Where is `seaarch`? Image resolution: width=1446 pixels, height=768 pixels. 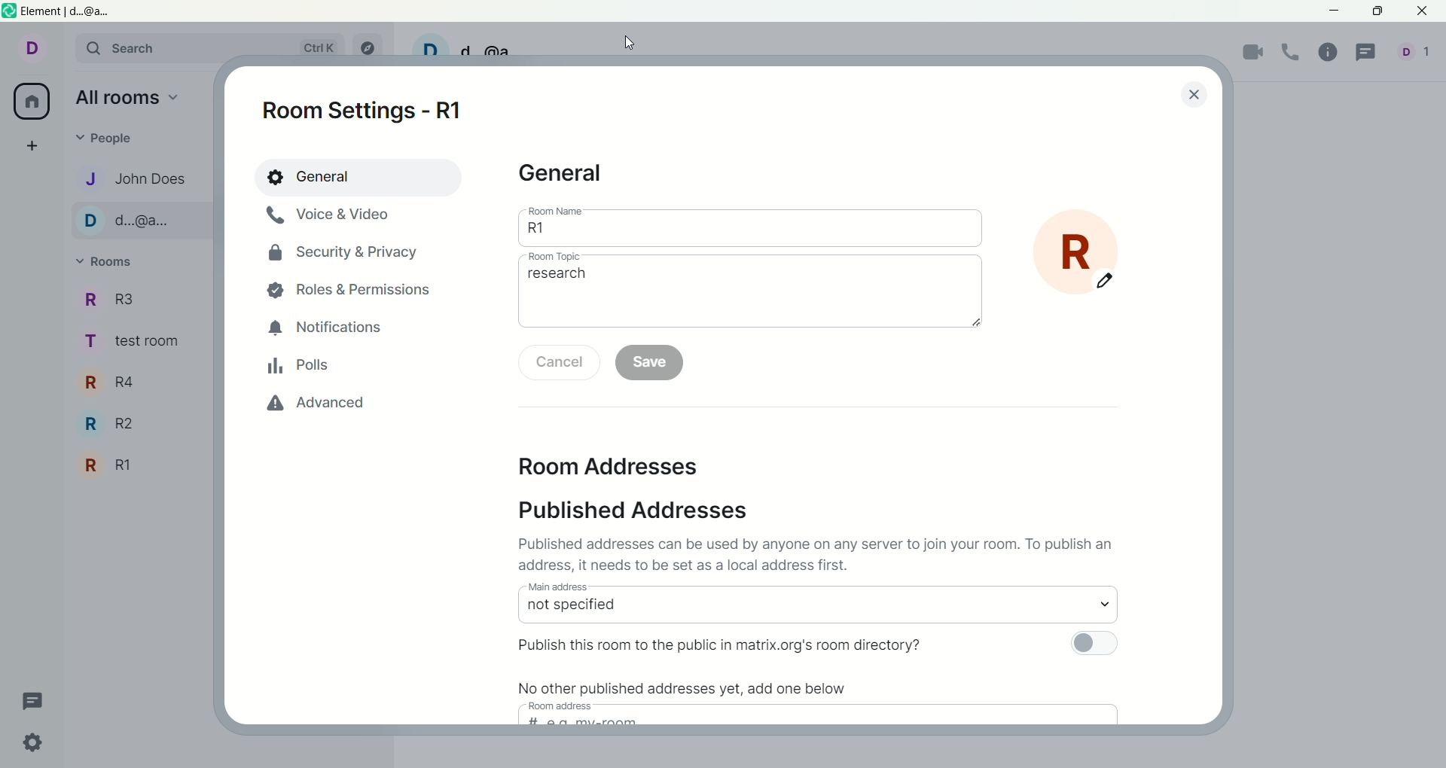 seaarch is located at coordinates (210, 50).